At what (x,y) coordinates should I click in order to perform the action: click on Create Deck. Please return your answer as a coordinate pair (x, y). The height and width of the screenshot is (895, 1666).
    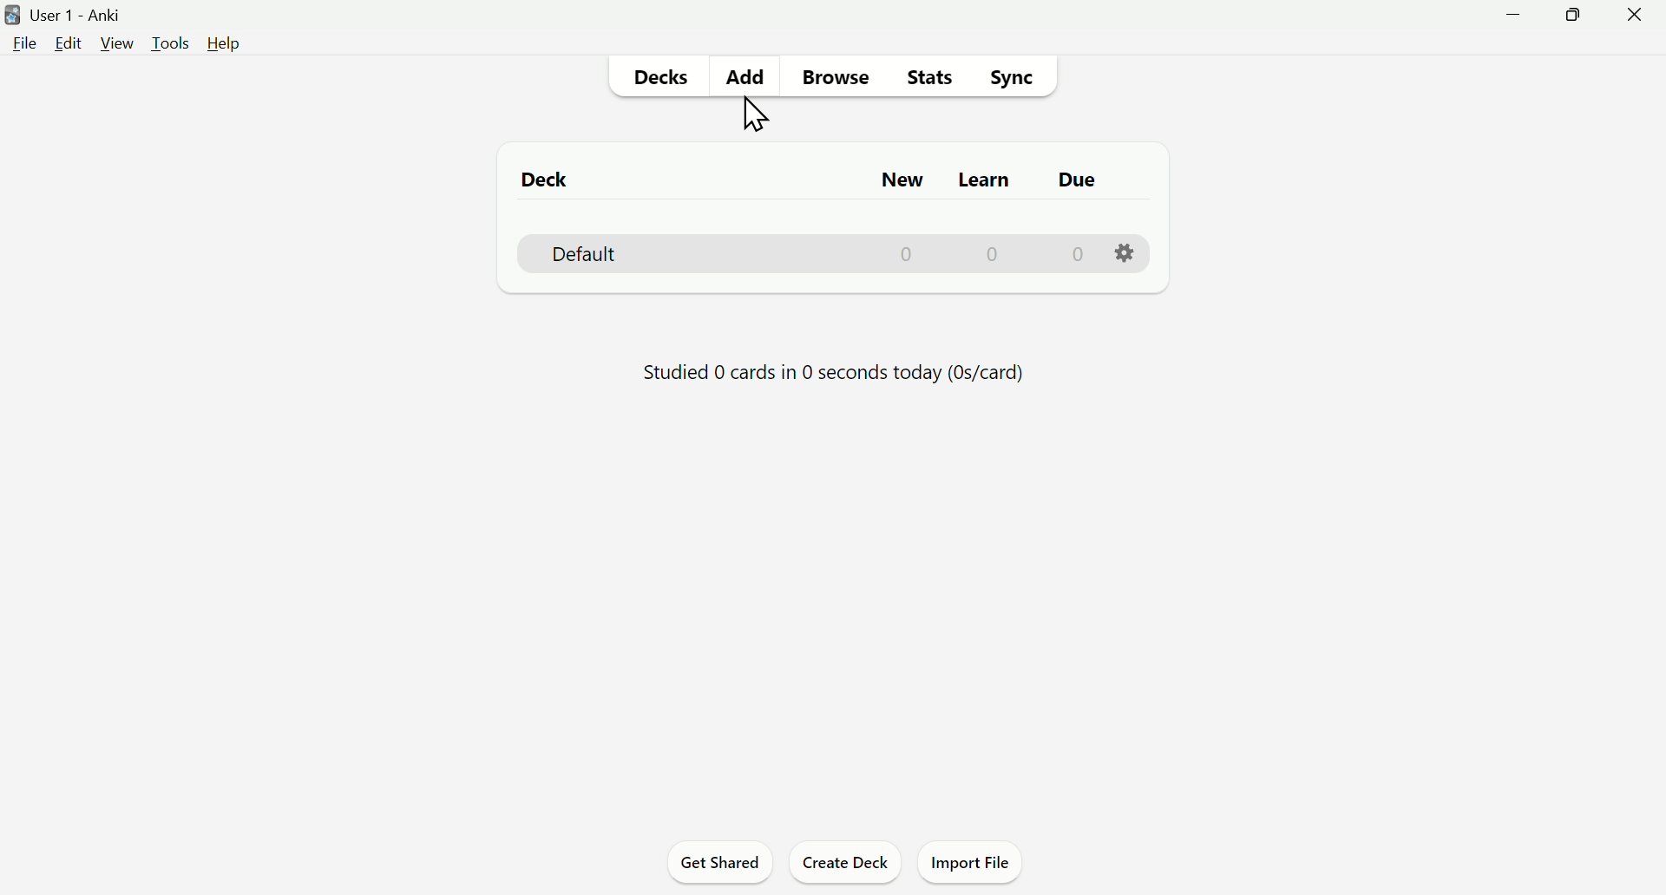
    Looking at the image, I should click on (848, 866).